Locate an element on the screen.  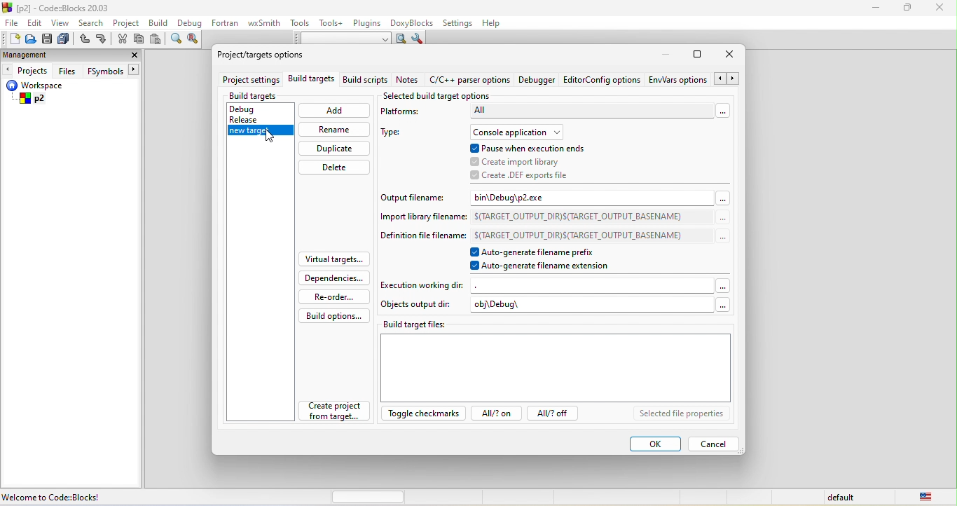
all? off is located at coordinates (556, 415).